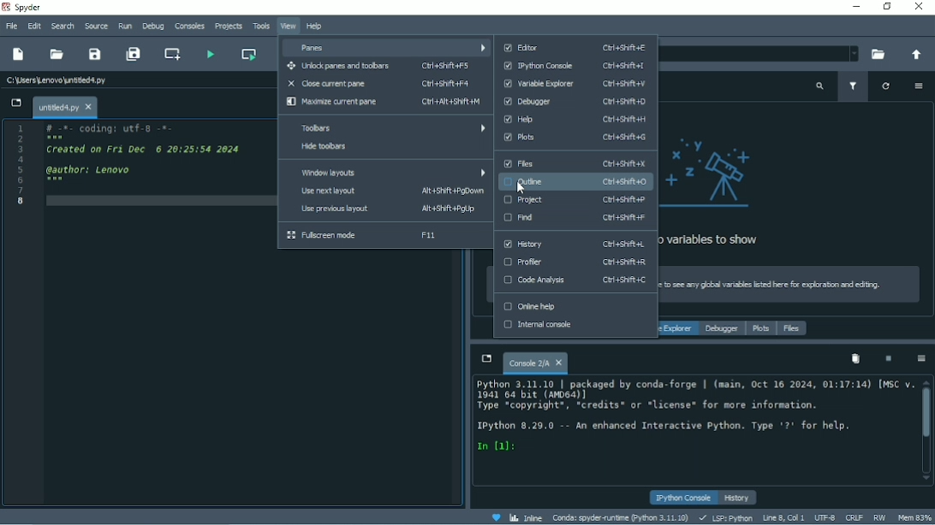  What do you see at coordinates (211, 53) in the screenshot?
I see `Run file` at bounding box center [211, 53].